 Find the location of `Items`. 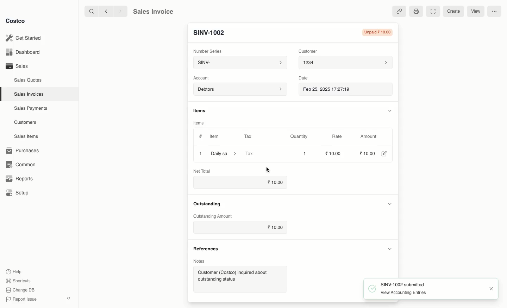

Items is located at coordinates (199, 122).